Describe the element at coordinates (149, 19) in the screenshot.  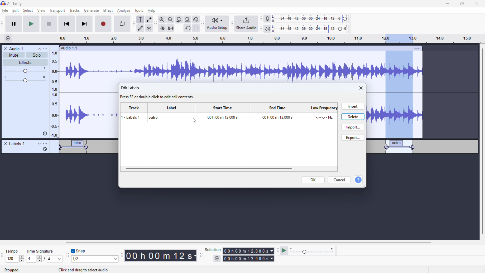
I see `envelop tool` at that location.